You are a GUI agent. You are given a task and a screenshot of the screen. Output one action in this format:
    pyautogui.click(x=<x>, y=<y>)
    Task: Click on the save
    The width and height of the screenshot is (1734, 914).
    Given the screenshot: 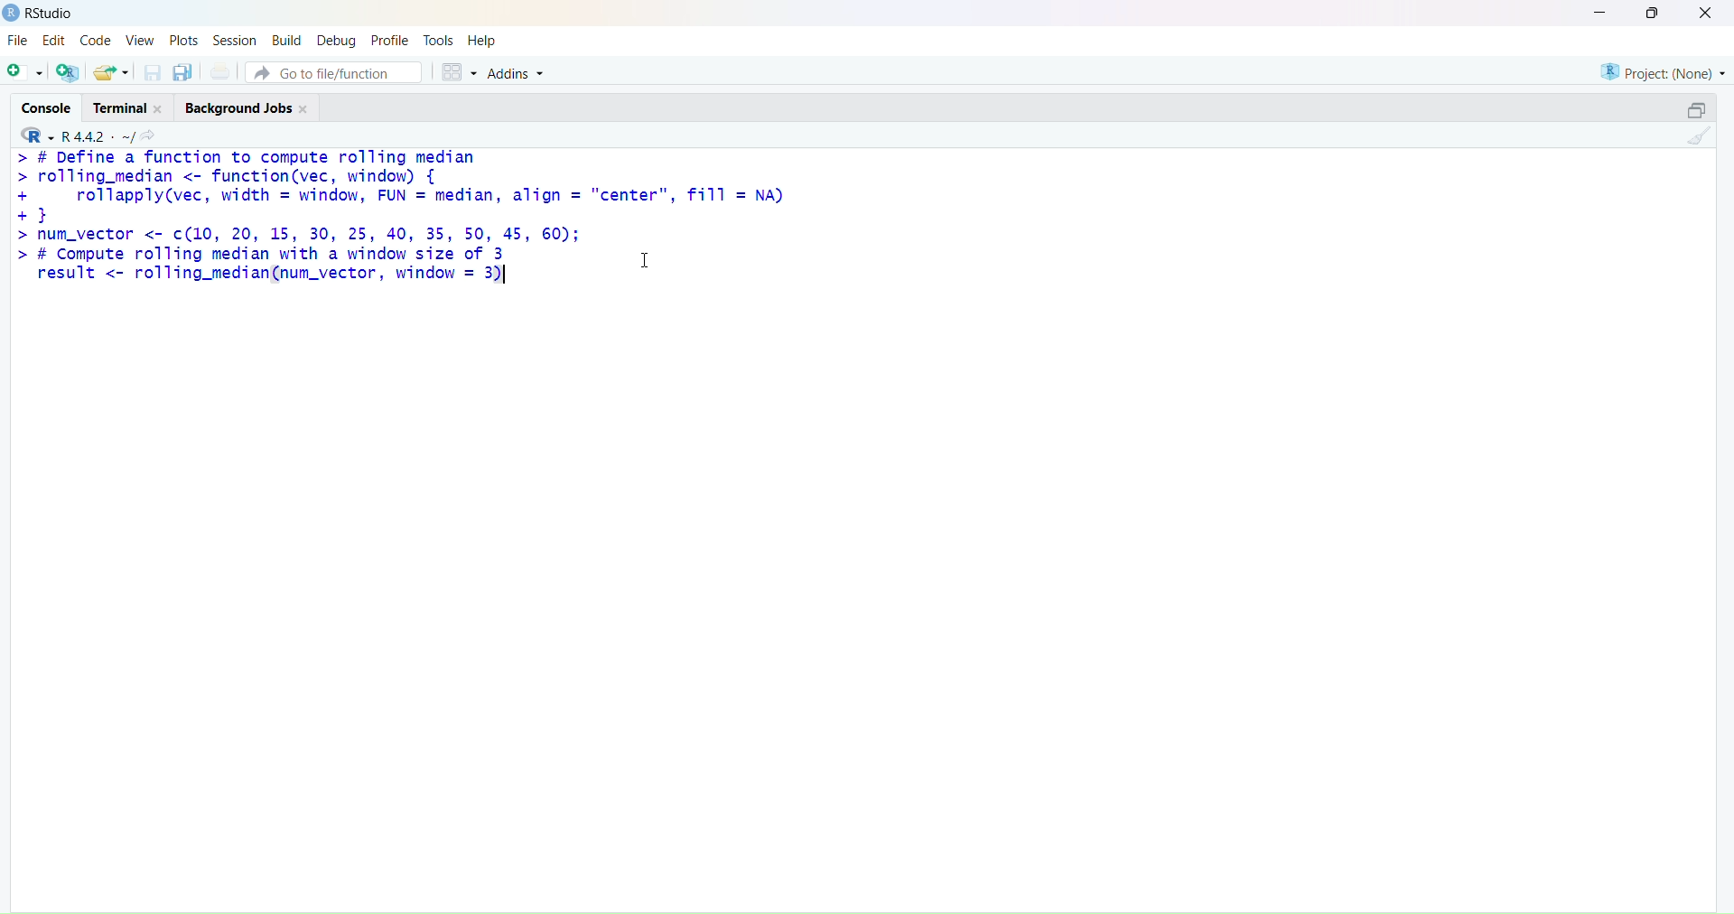 What is the action you would take?
    pyautogui.click(x=155, y=72)
    